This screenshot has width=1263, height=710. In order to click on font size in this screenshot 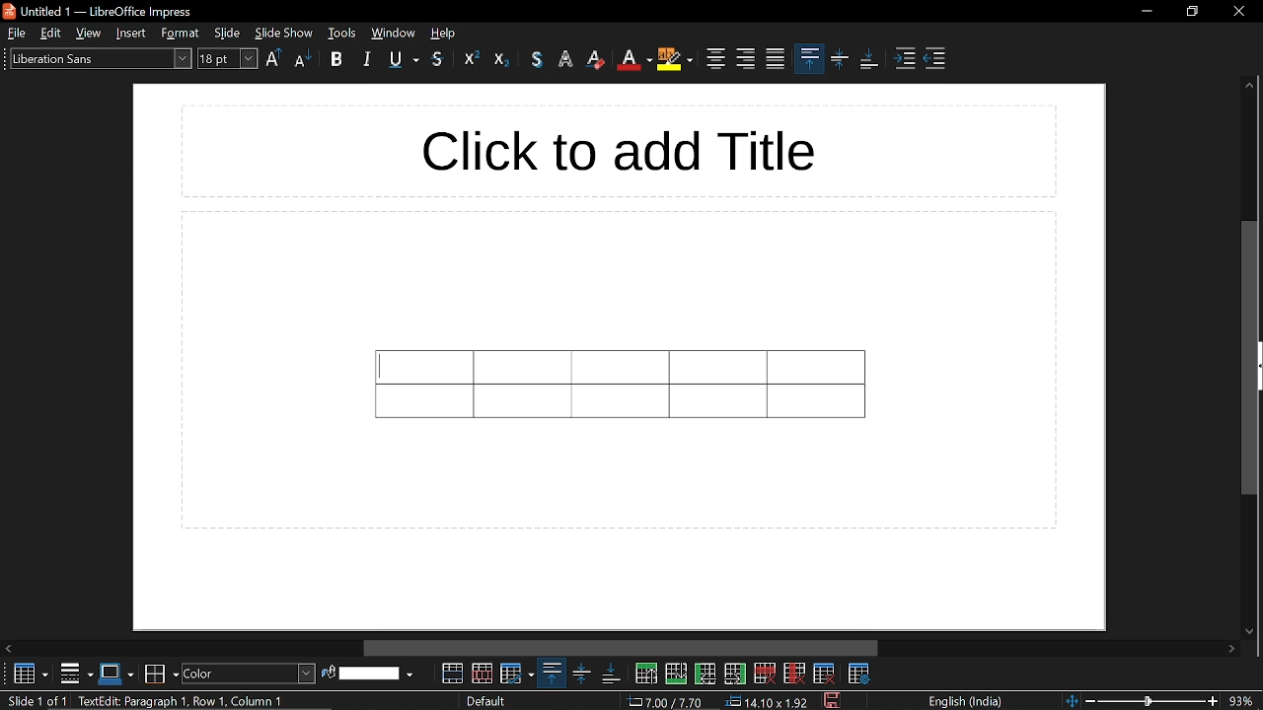, I will do `click(229, 58)`.